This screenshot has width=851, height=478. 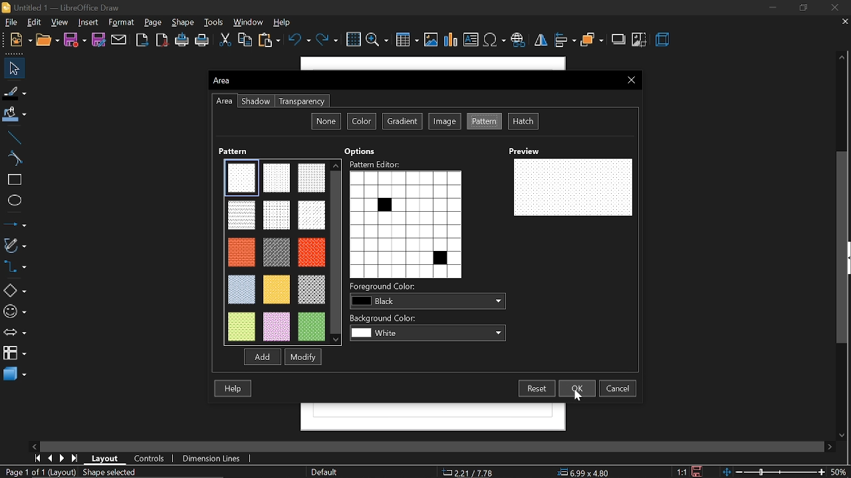 I want to click on 3d shapes, so click(x=13, y=373).